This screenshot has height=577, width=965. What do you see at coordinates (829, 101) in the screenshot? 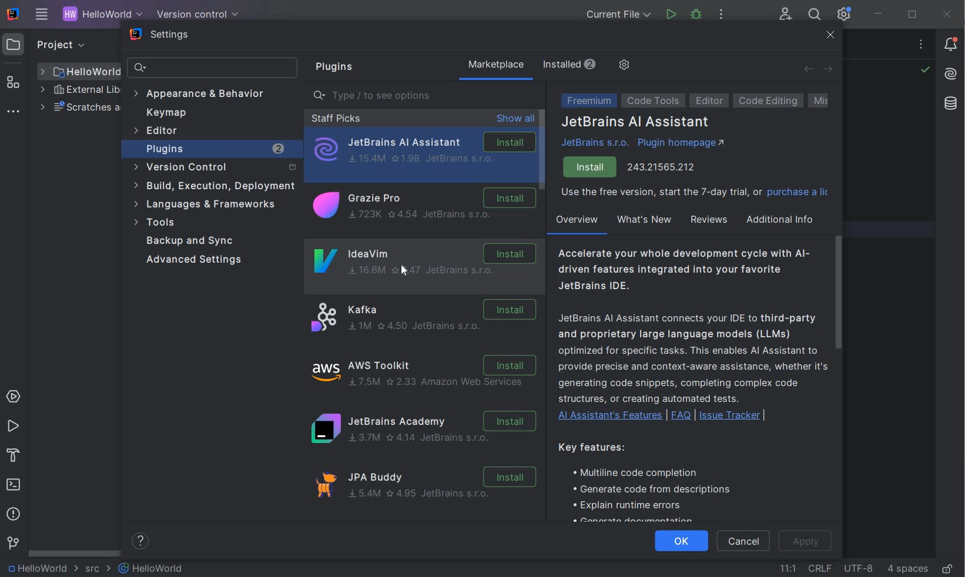
I see `MISC` at bounding box center [829, 101].